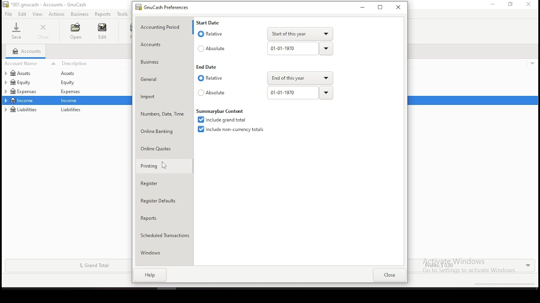 Image resolution: width=540 pixels, height=303 pixels. What do you see at coordinates (21, 82) in the screenshot?
I see `equity` at bounding box center [21, 82].